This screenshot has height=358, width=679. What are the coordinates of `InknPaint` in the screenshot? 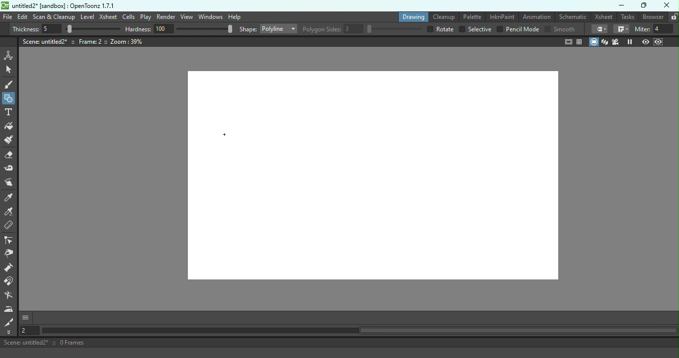 It's located at (502, 16).